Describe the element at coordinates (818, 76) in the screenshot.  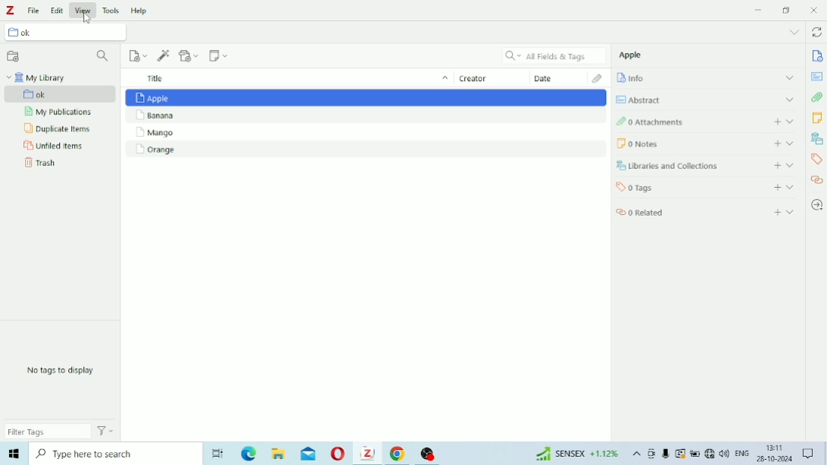
I see `Abstract` at that location.